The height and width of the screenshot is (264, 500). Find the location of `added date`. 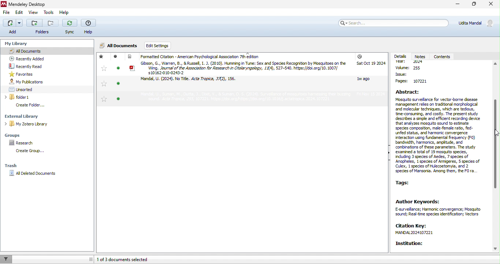

added date is located at coordinates (370, 76).